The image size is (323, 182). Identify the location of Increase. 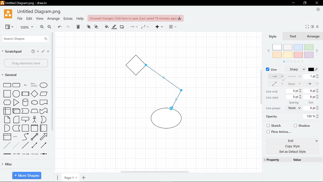
(317, 90).